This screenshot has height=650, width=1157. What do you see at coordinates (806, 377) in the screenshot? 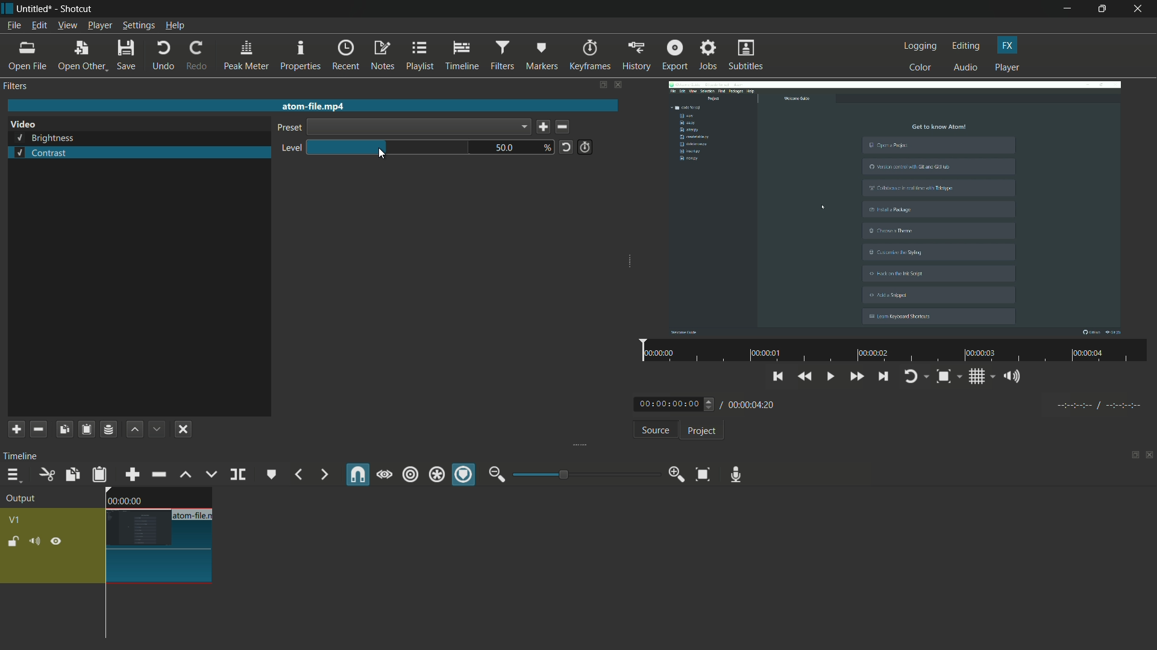
I see `play quickly backwards` at bounding box center [806, 377].